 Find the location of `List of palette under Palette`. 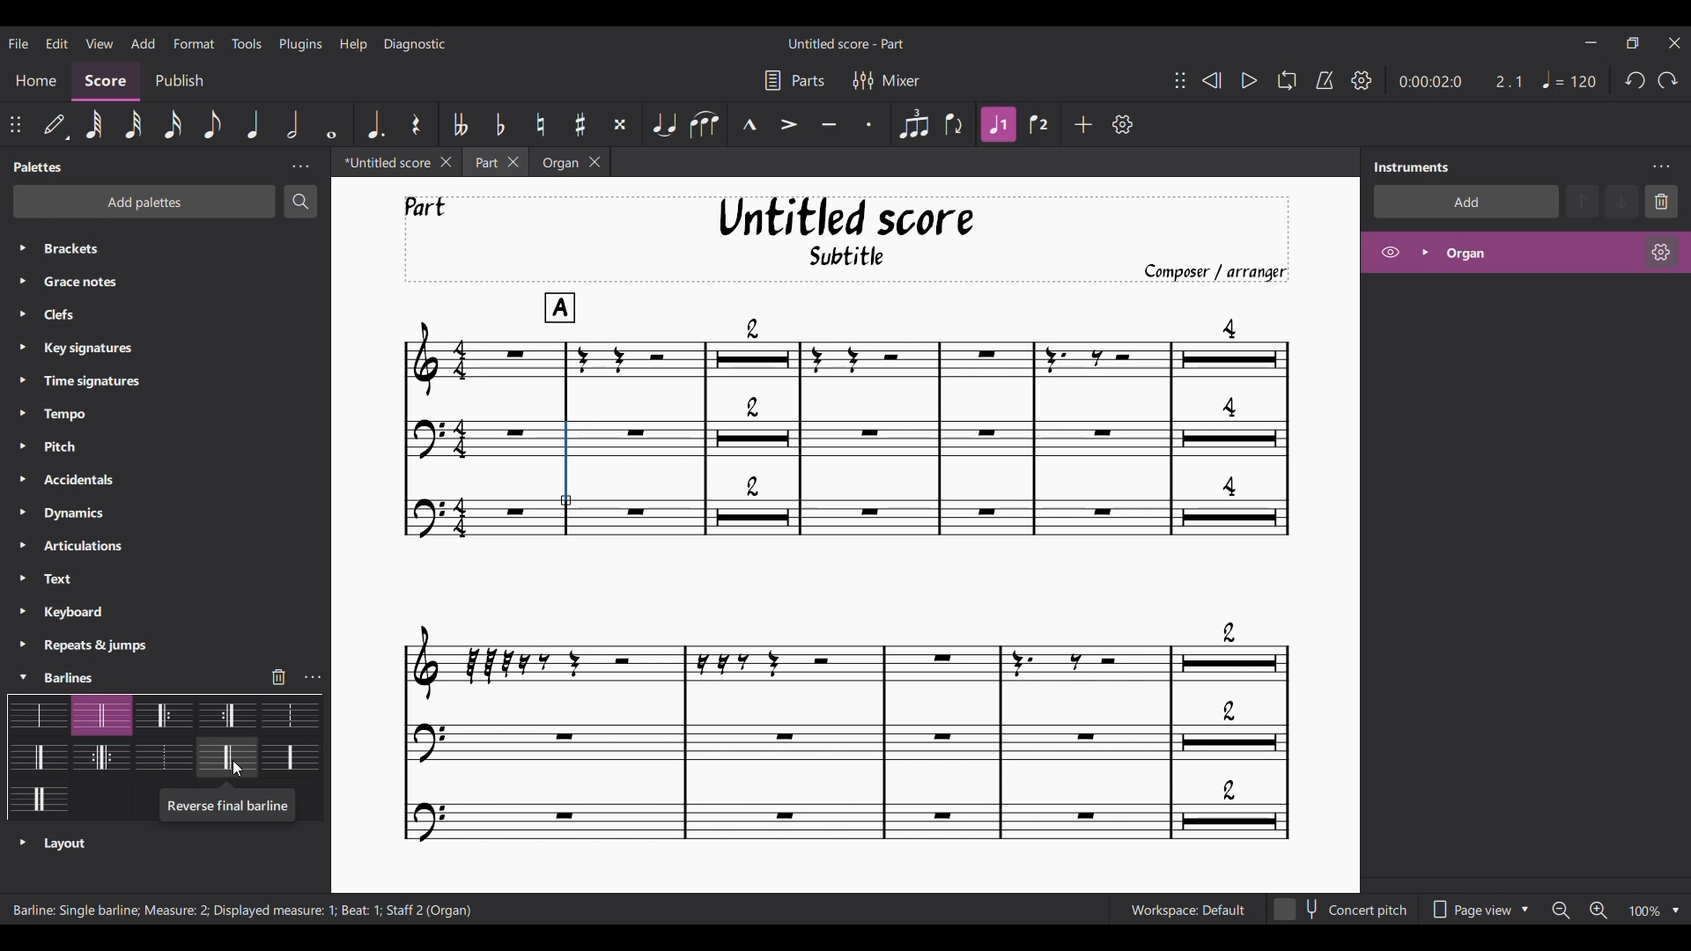

List of palette under Palette is located at coordinates (181, 448).